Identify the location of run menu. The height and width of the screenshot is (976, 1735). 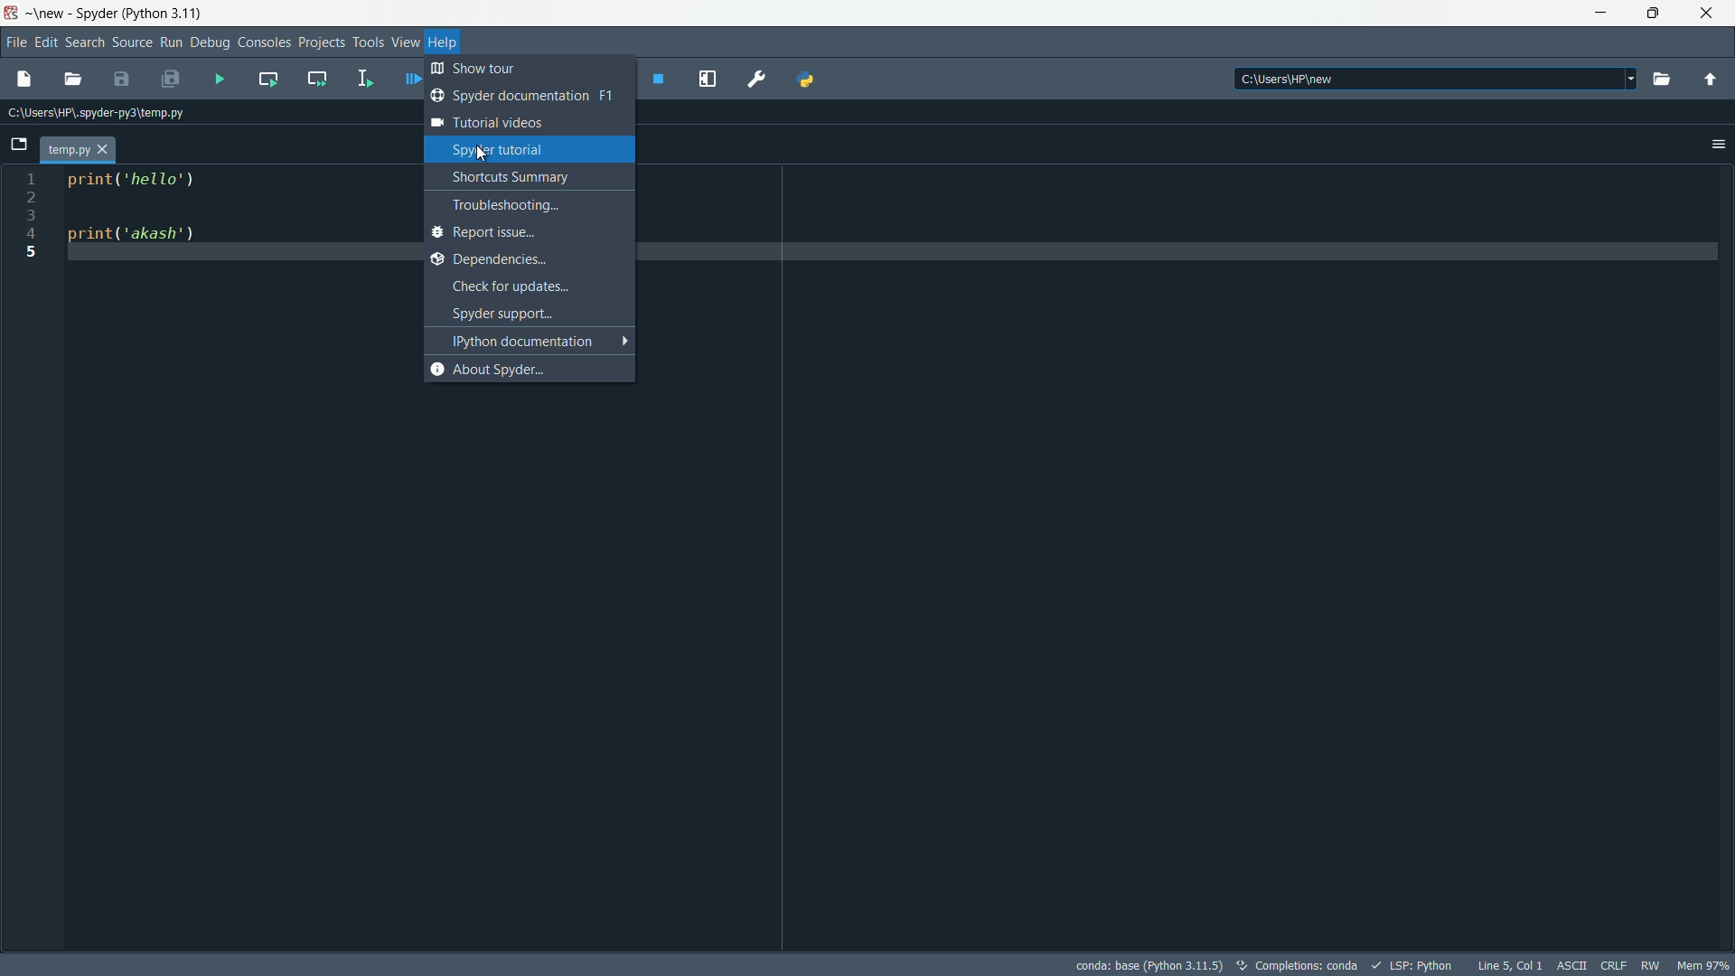
(171, 42).